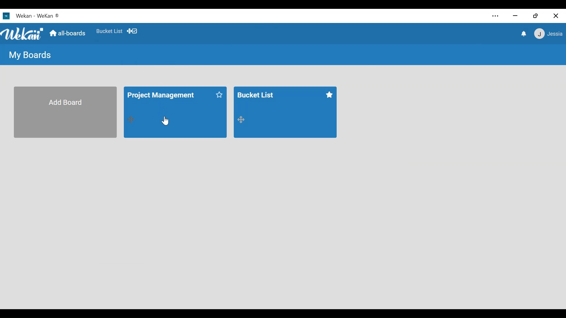 The image size is (566, 318). Describe the element at coordinates (65, 112) in the screenshot. I see `Add Boards` at that location.